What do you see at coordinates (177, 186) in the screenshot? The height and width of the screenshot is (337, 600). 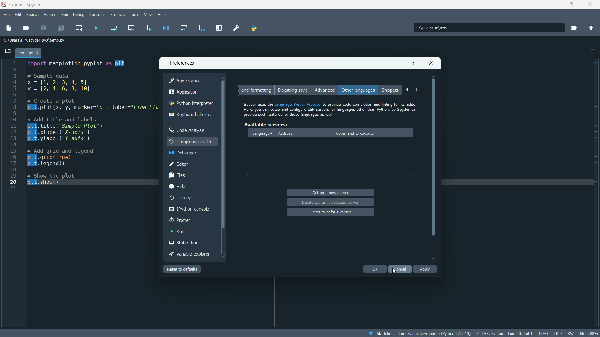 I see `help` at bounding box center [177, 186].